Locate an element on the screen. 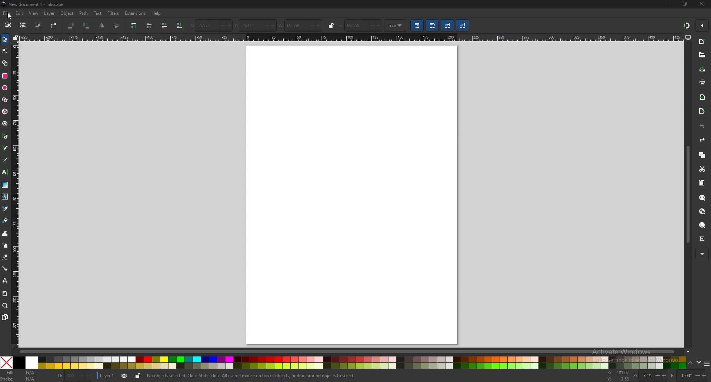 This screenshot has width=711, height=382. zoom page is located at coordinates (702, 225).